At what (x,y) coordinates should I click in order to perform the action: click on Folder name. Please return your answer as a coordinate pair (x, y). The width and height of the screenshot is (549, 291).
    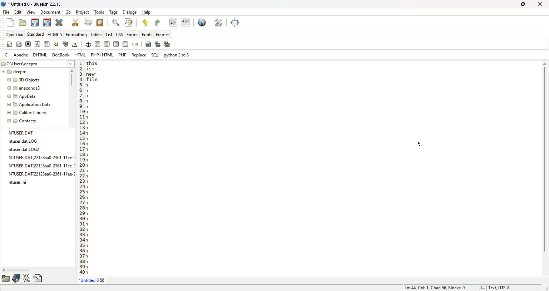
    Looking at the image, I should click on (27, 80).